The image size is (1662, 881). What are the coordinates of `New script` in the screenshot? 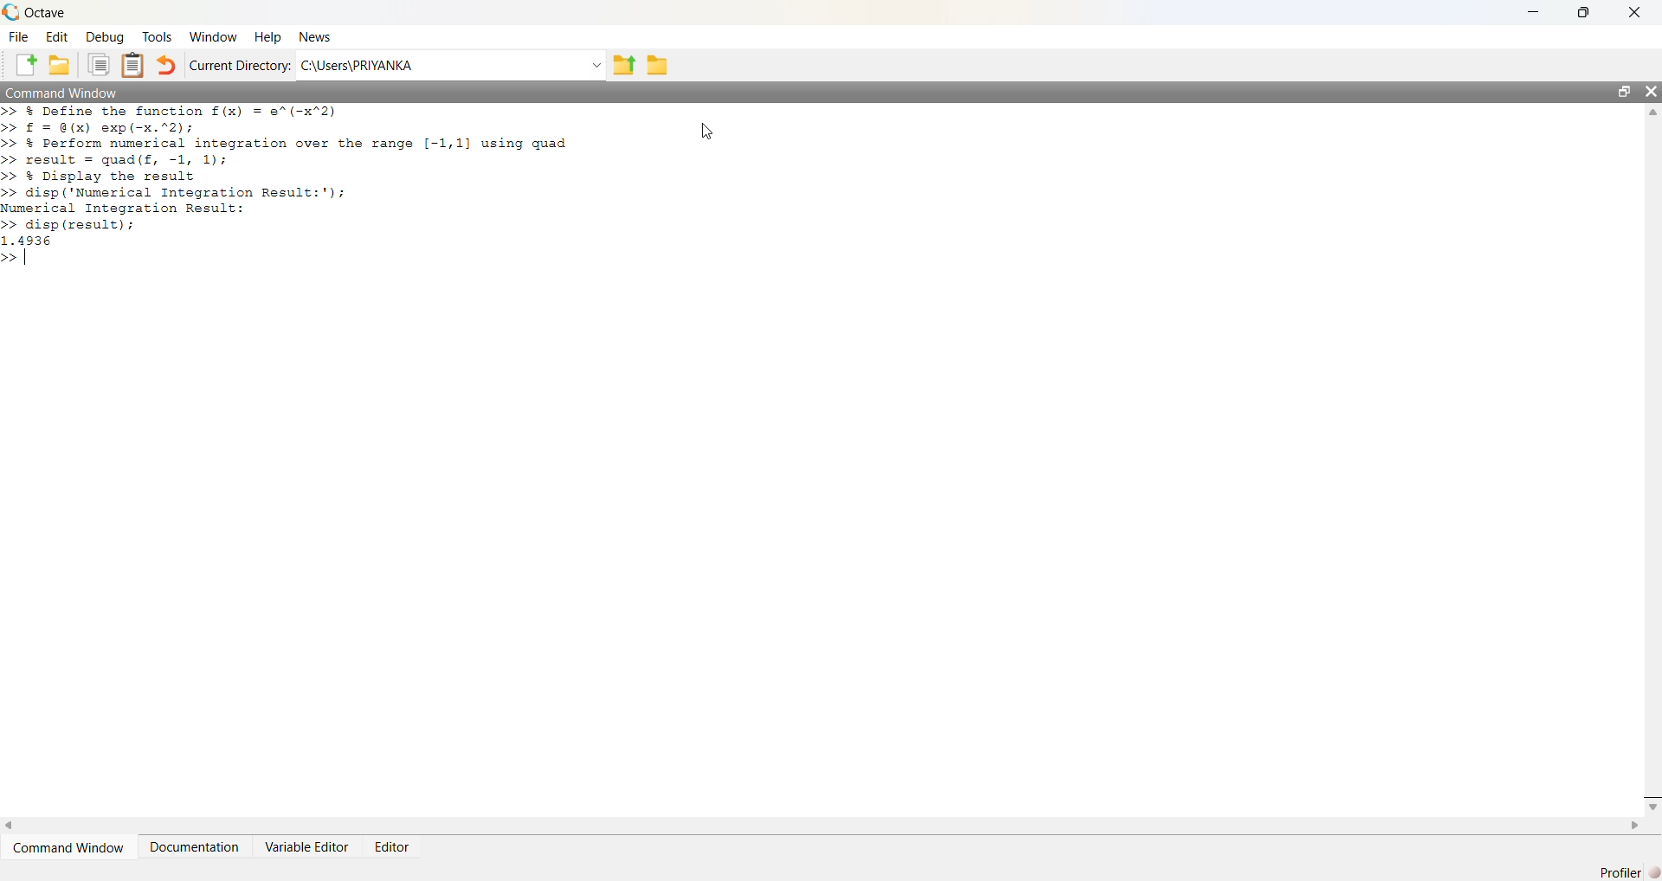 It's located at (26, 64).